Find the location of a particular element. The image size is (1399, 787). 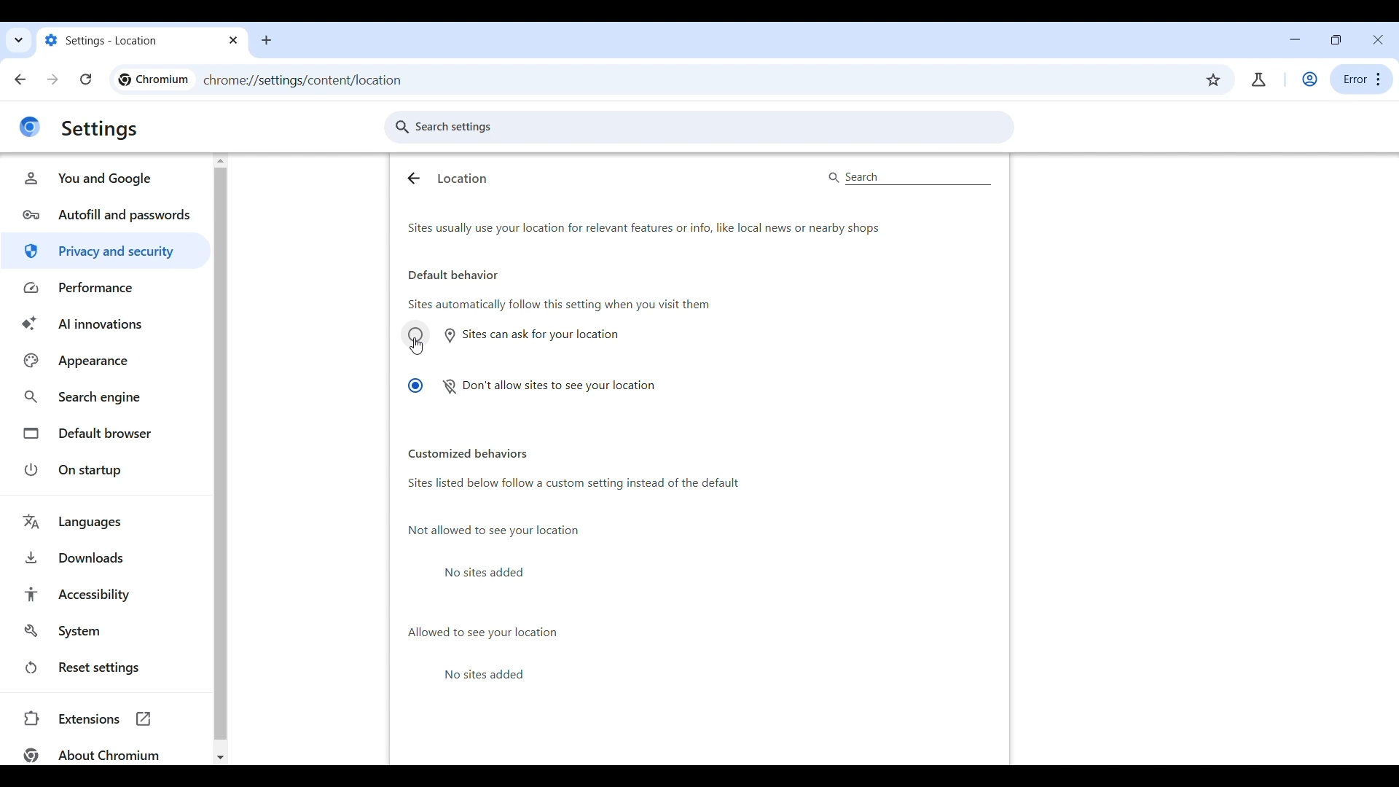

You and Google is located at coordinates (106, 178).